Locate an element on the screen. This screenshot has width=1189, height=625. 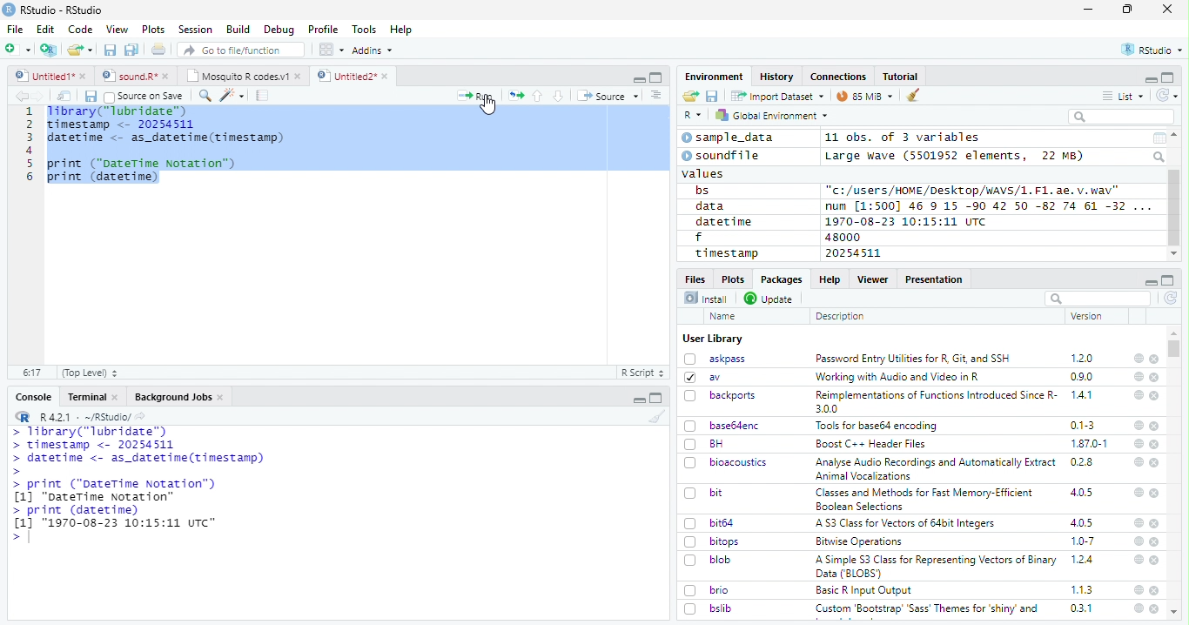
help is located at coordinates (1138, 492).